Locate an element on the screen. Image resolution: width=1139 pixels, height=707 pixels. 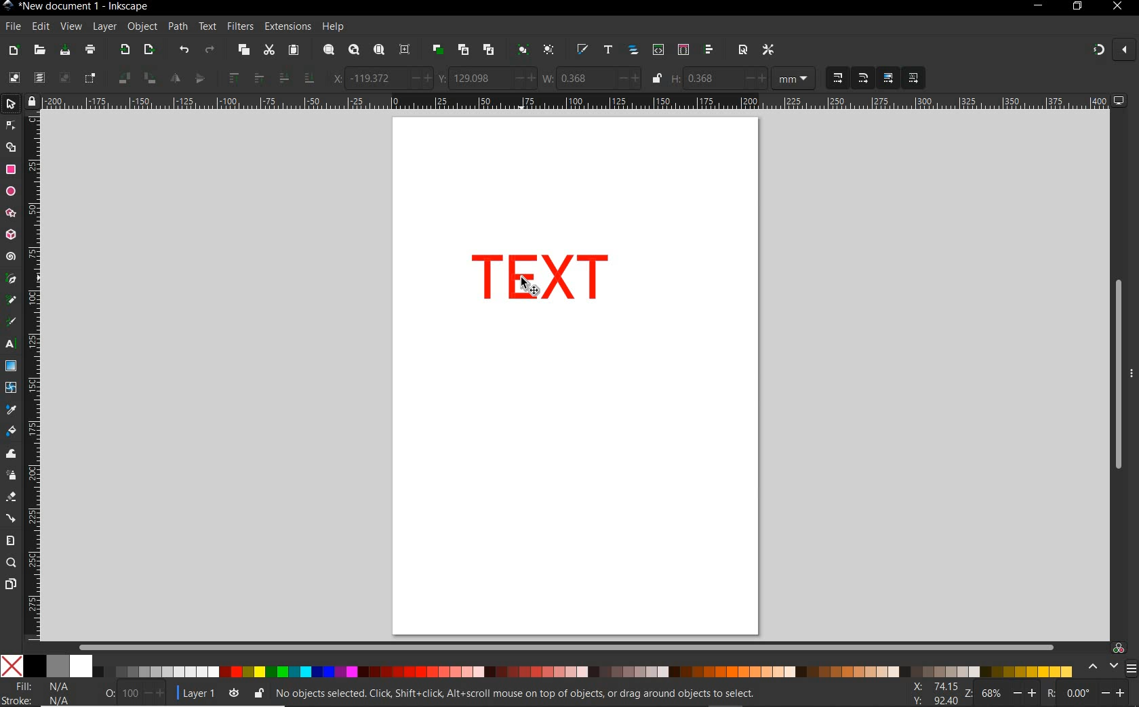
ZOOM CENTER PAGE is located at coordinates (405, 50).